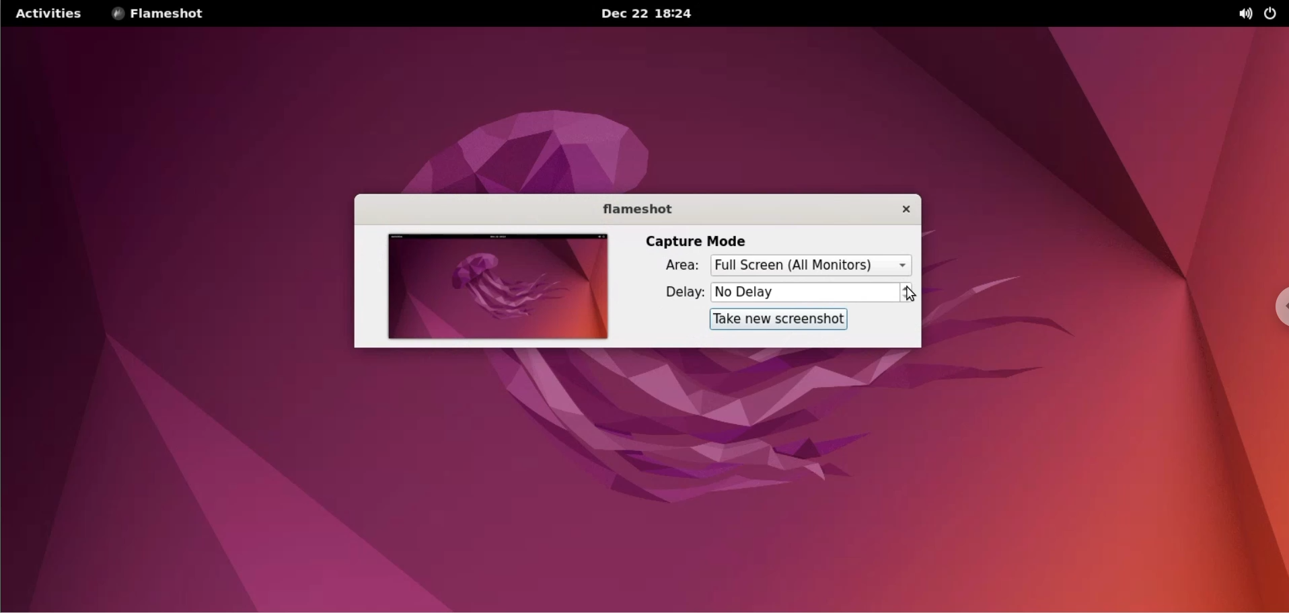  What do you see at coordinates (780, 320) in the screenshot?
I see `take new screenshot` at bounding box center [780, 320].